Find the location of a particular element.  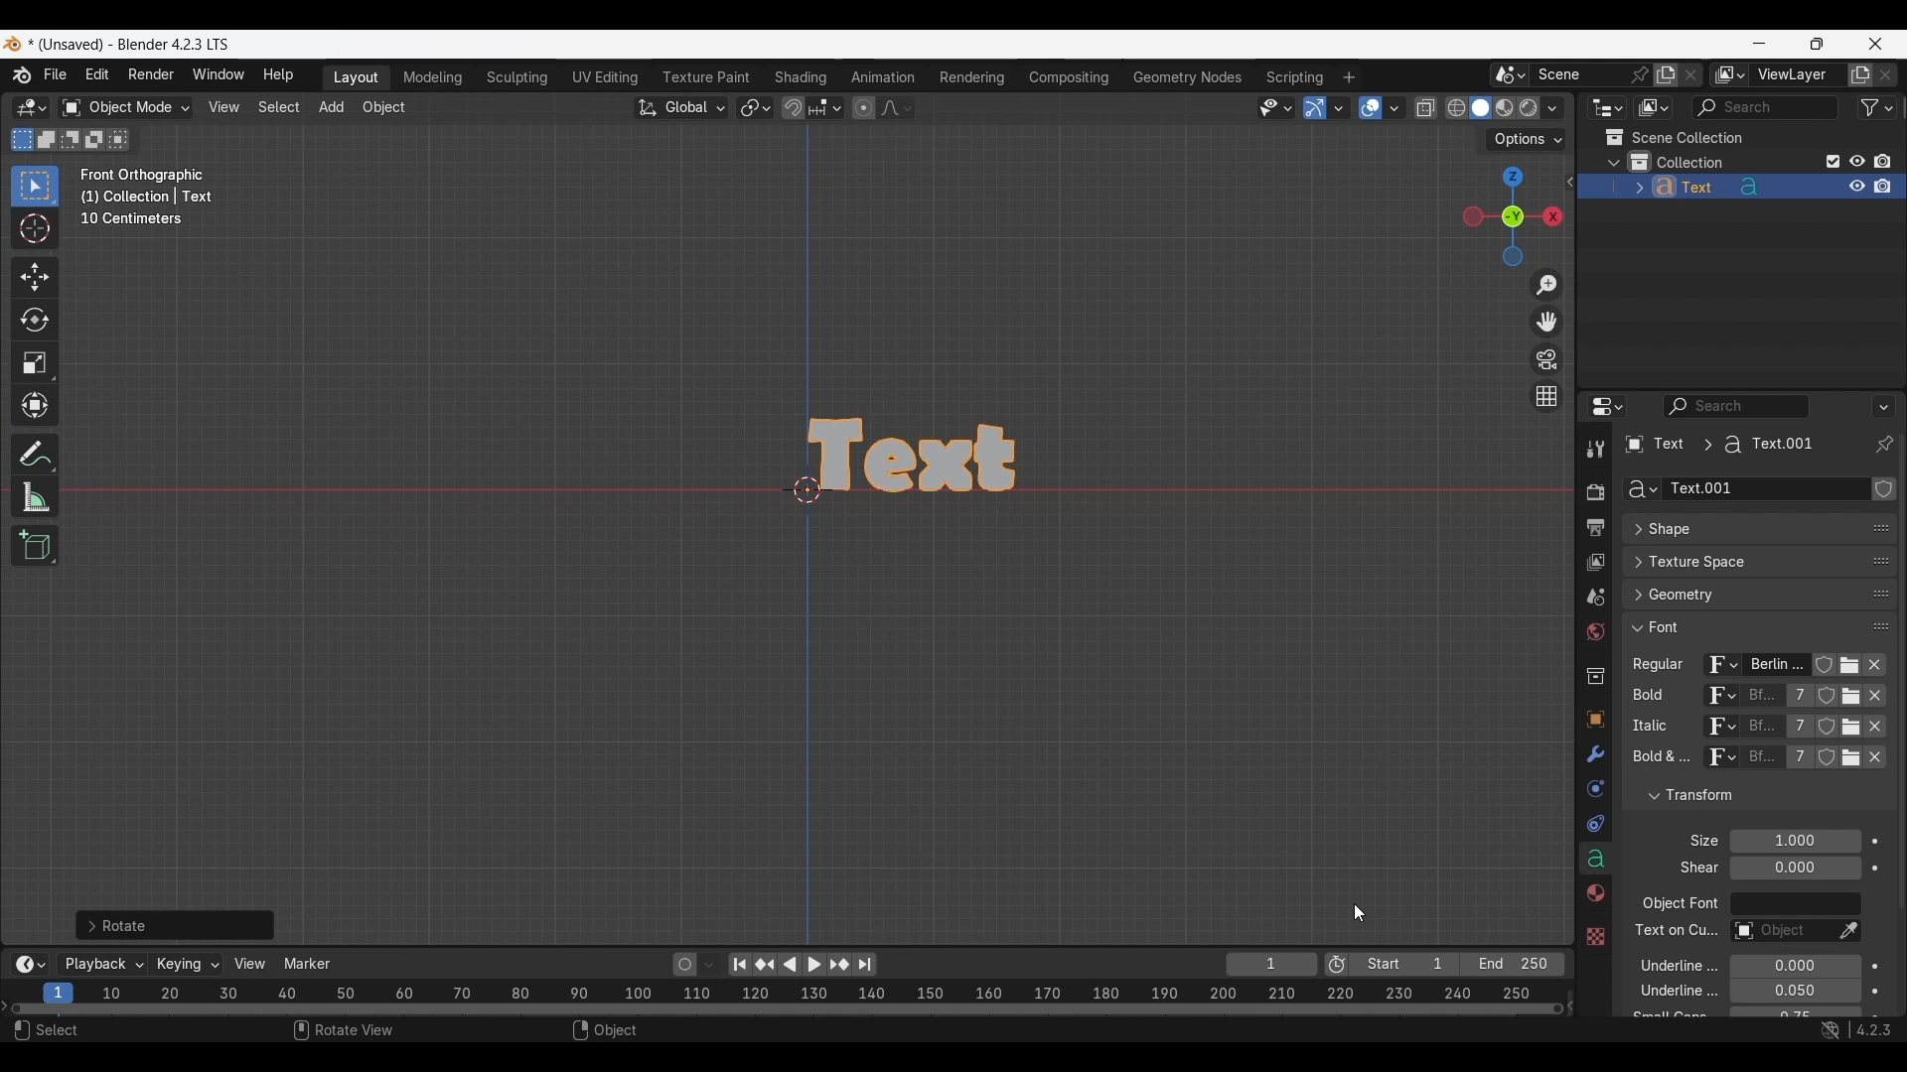

Play animation is located at coordinates (801, 965).